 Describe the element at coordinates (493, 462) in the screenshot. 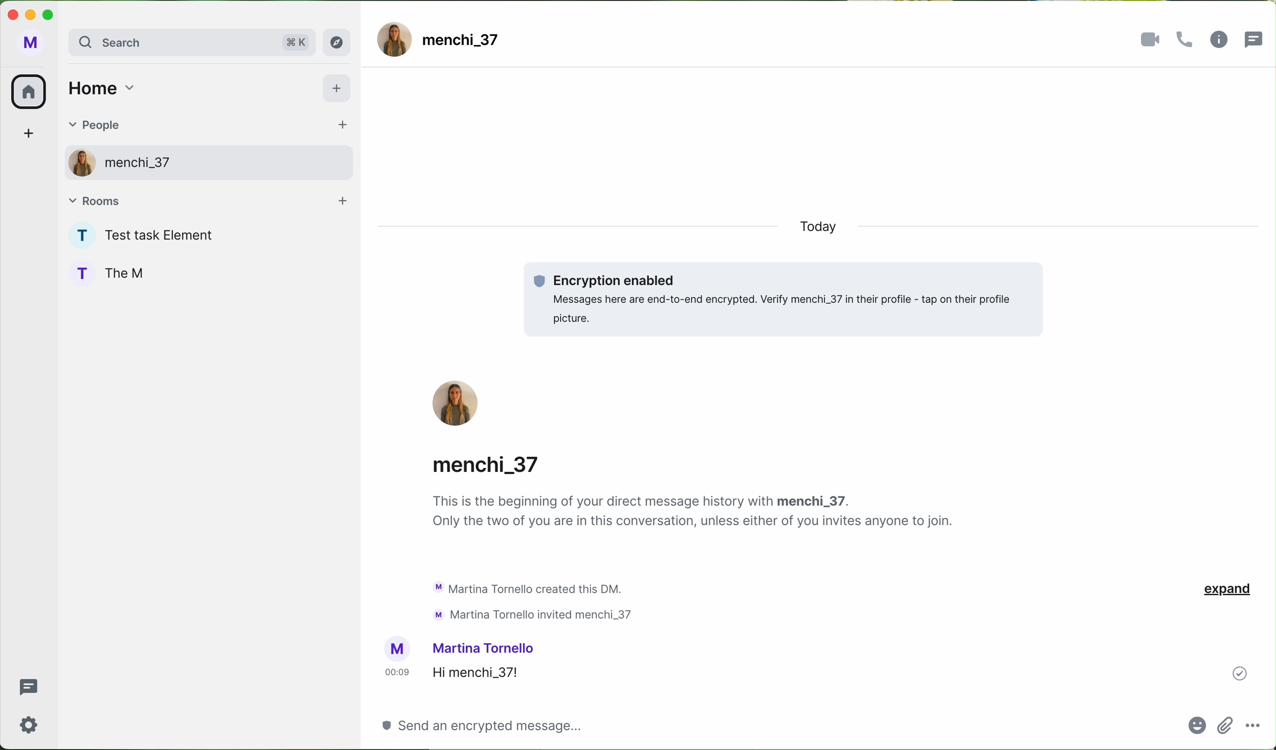

I see `username` at that location.